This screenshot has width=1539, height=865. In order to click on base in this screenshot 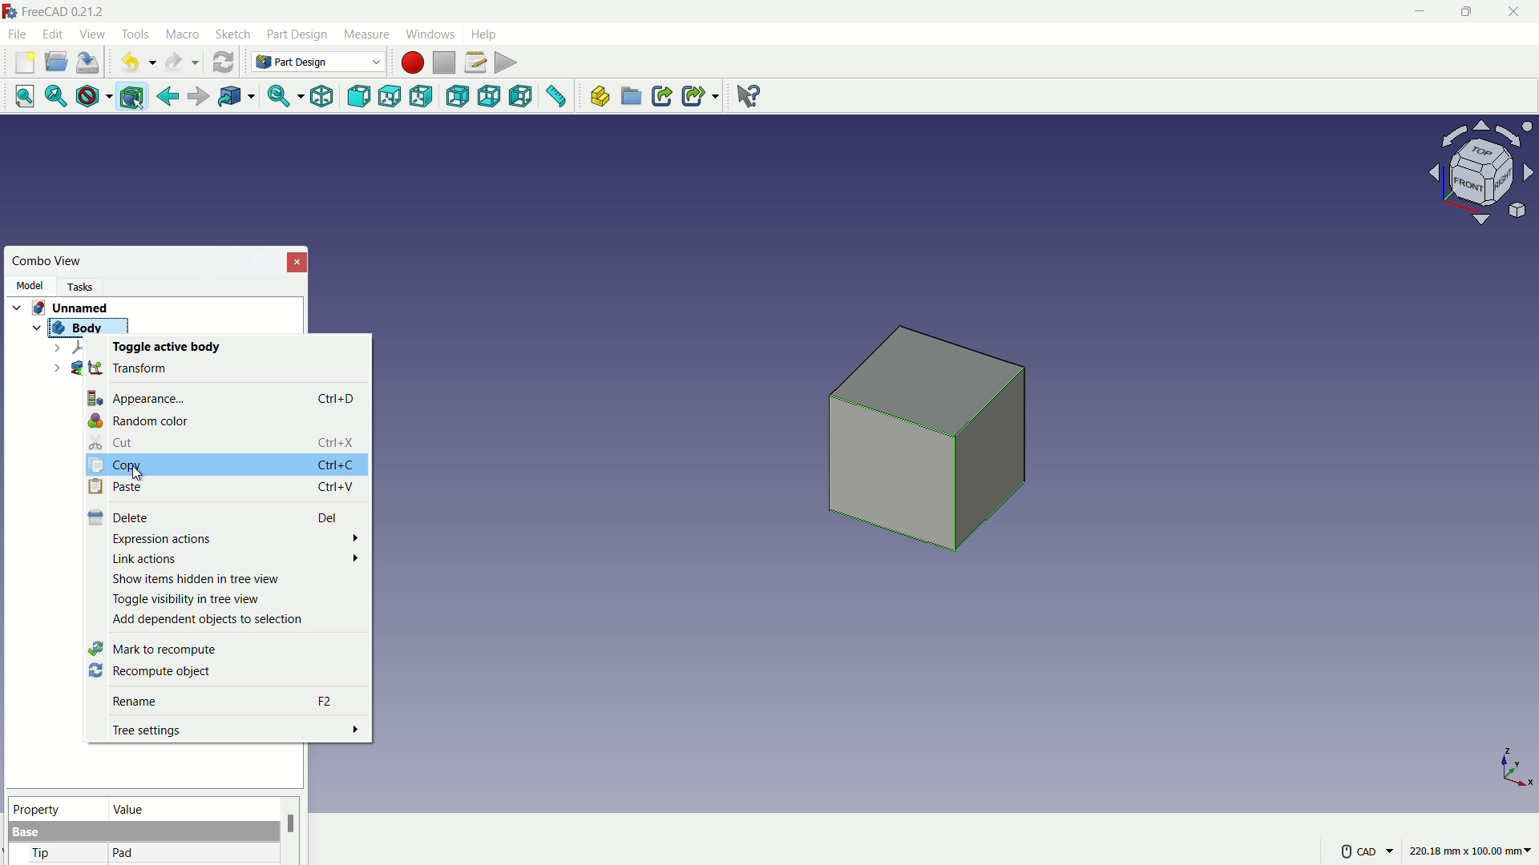, I will do `click(27, 833)`.